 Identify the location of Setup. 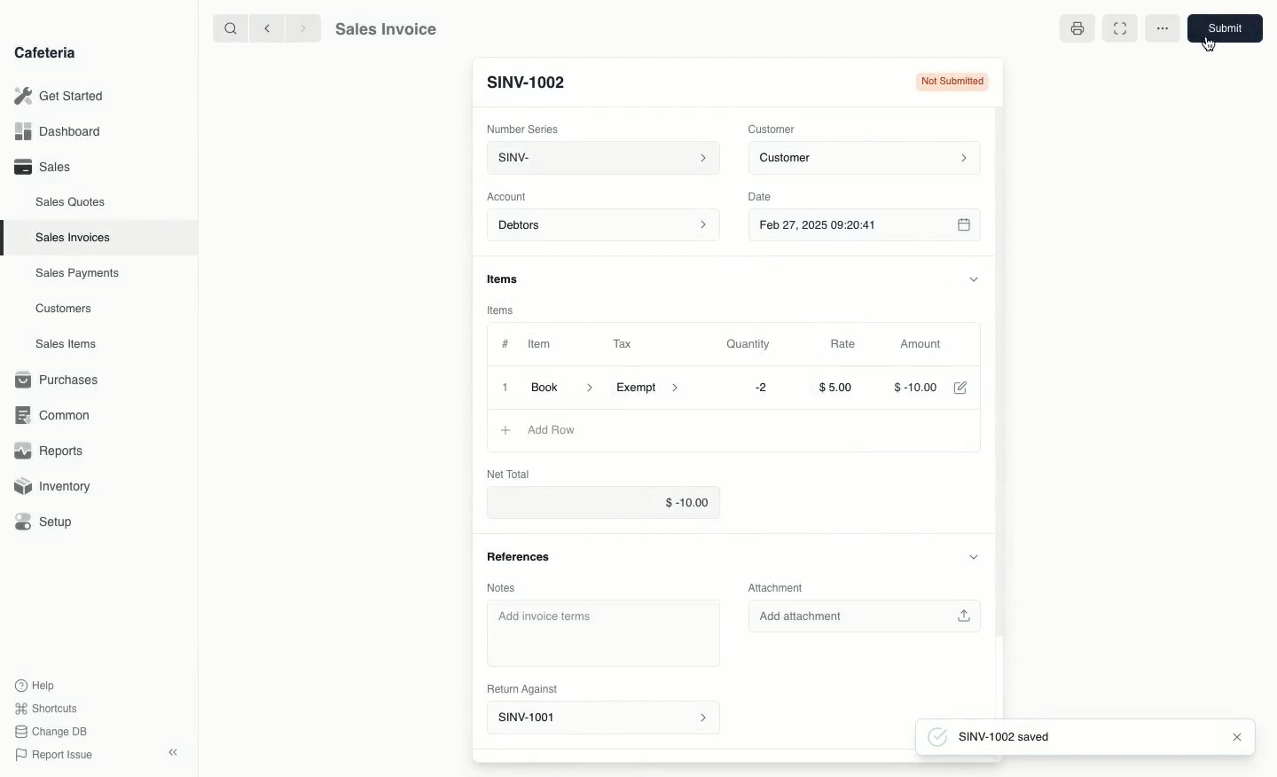
(46, 522).